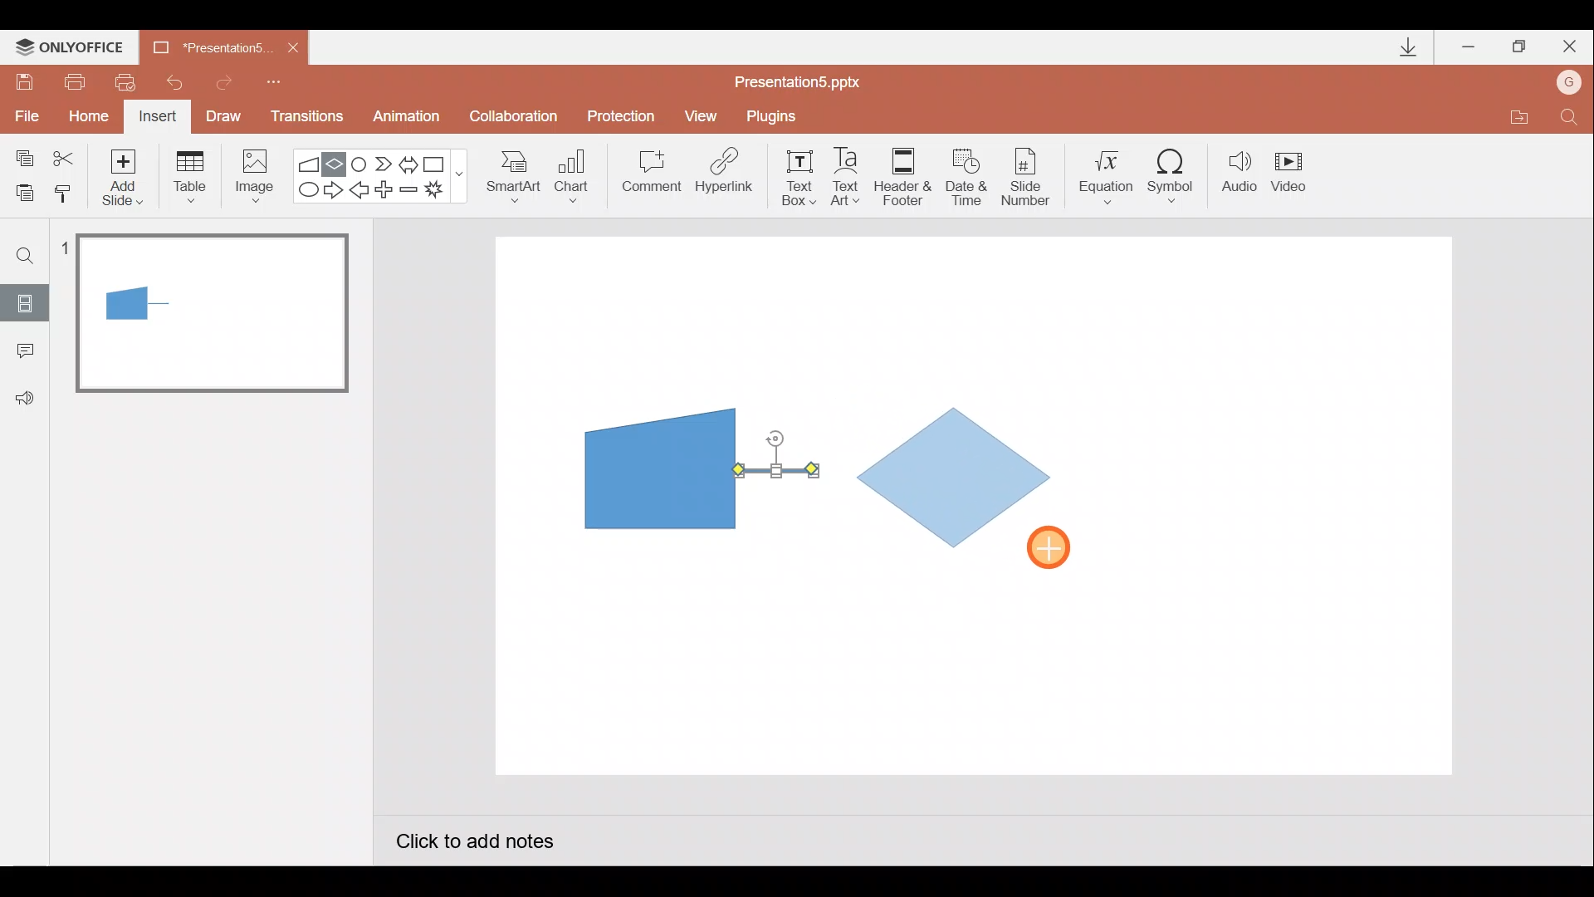 The height and width of the screenshot is (897, 1594). What do you see at coordinates (293, 48) in the screenshot?
I see `Close` at bounding box center [293, 48].